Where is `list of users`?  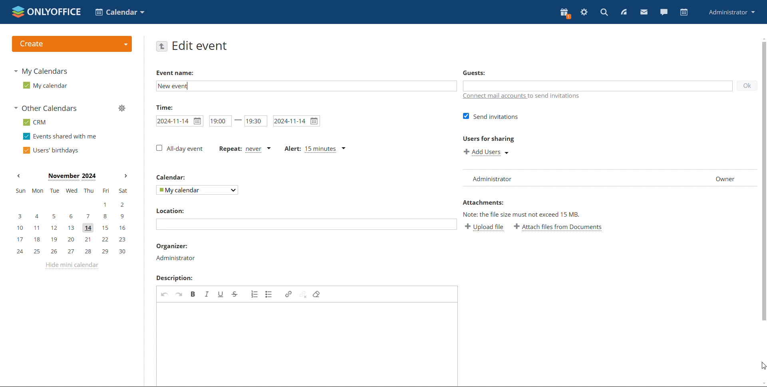 list of users is located at coordinates (610, 178).